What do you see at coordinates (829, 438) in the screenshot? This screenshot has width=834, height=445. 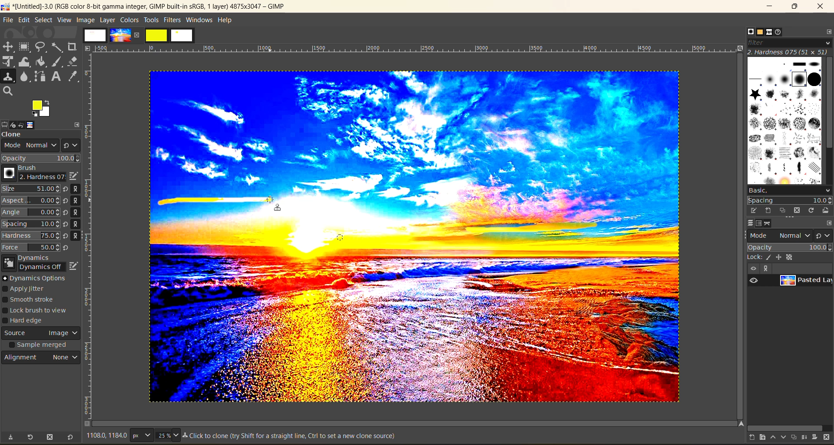 I see `delete this layer` at bounding box center [829, 438].